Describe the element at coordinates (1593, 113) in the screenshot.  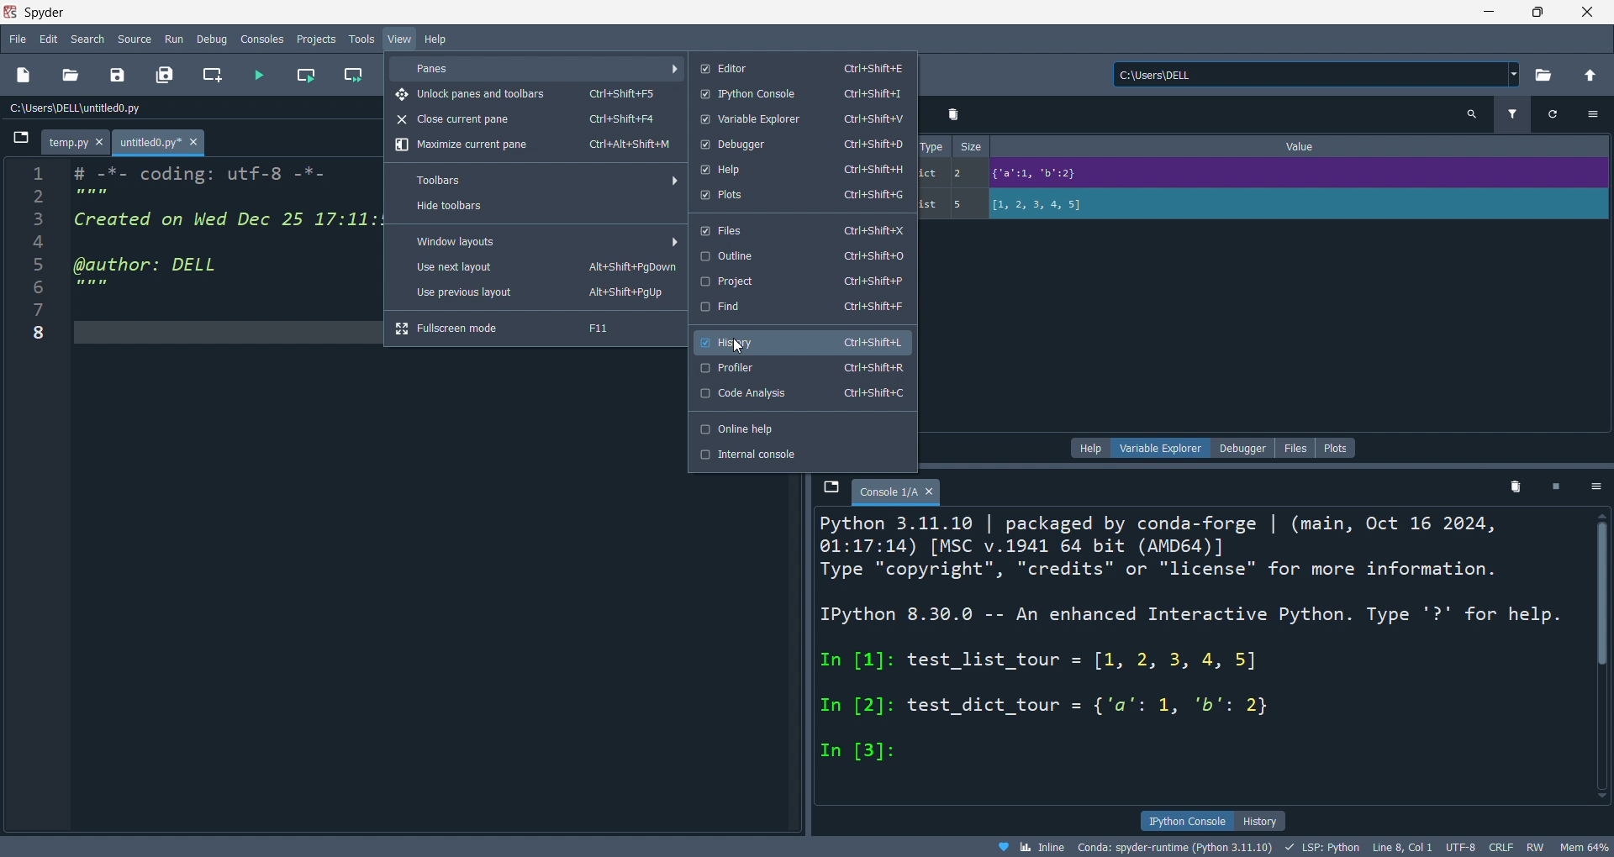
I see `options` at that location.